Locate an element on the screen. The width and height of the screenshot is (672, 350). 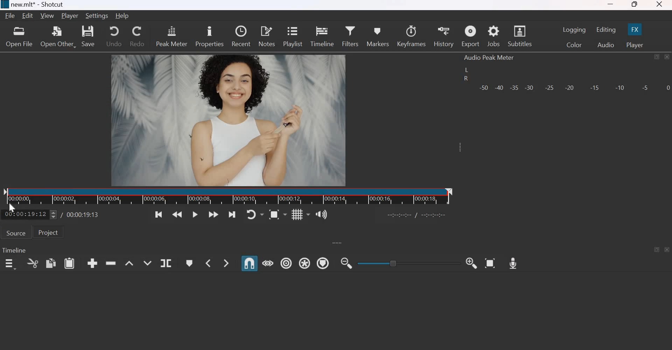
Snap is located at coordinates (249, 263).